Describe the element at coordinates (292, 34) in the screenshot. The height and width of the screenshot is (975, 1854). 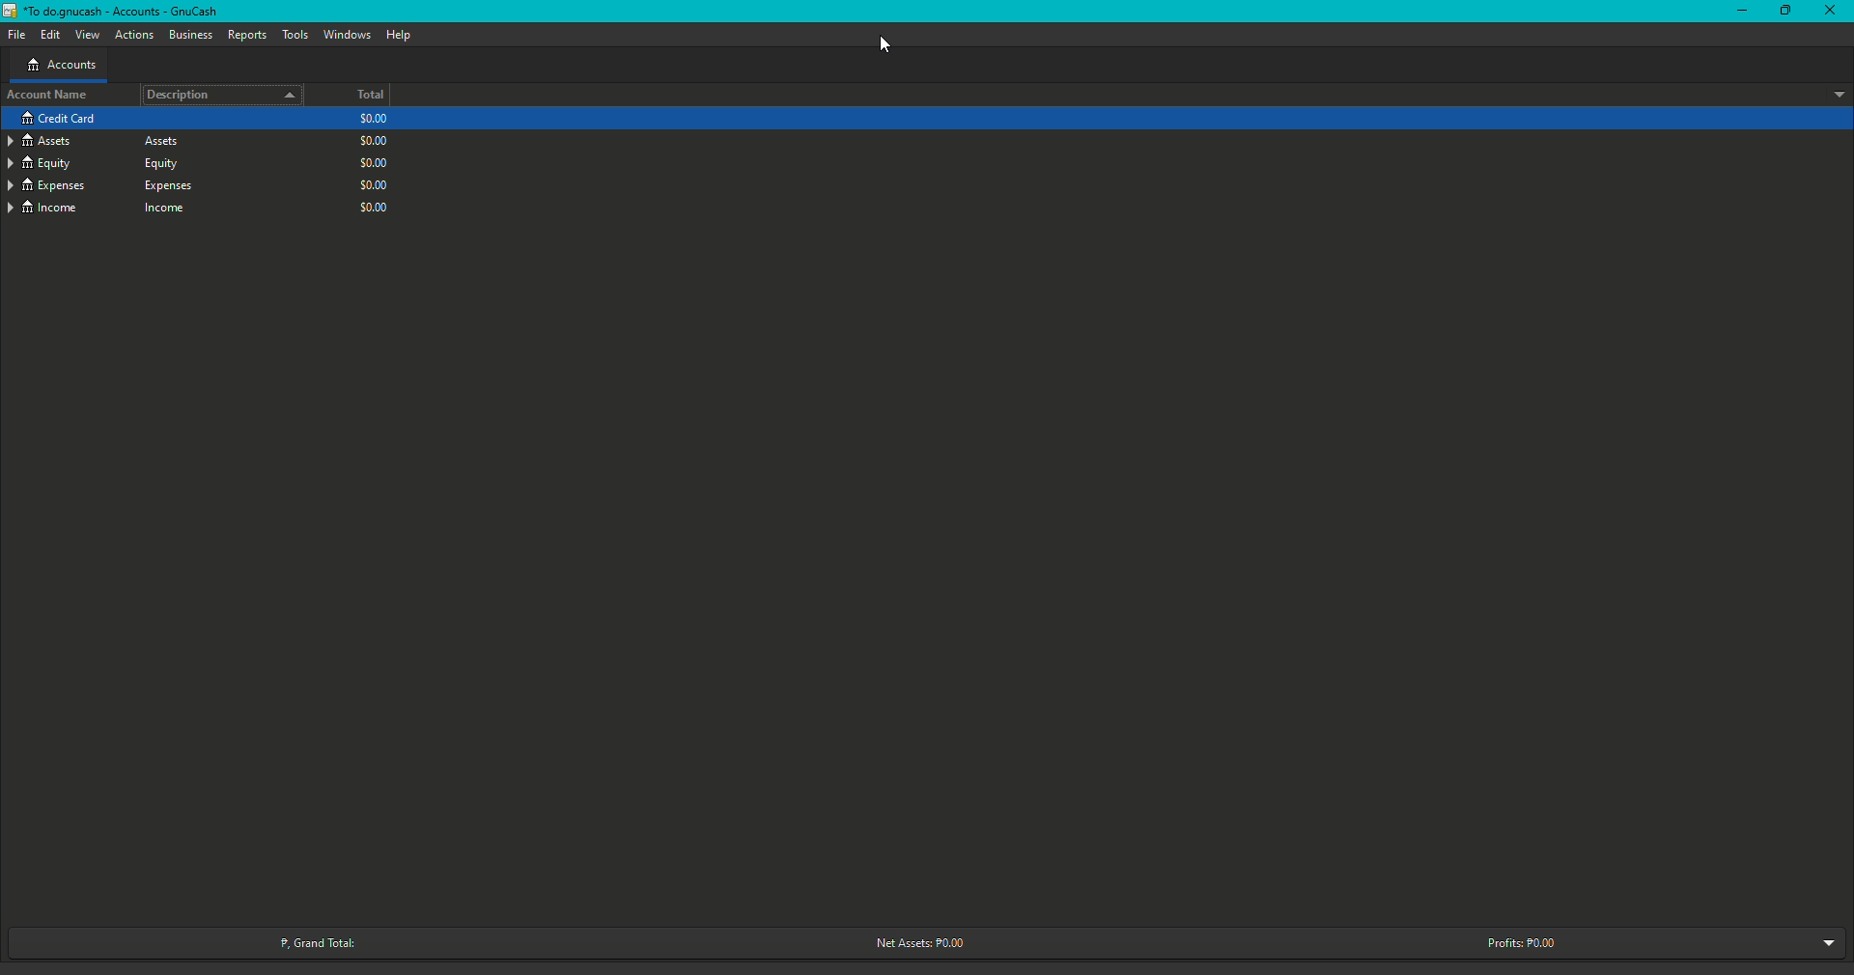
I see `Tools` at that location.